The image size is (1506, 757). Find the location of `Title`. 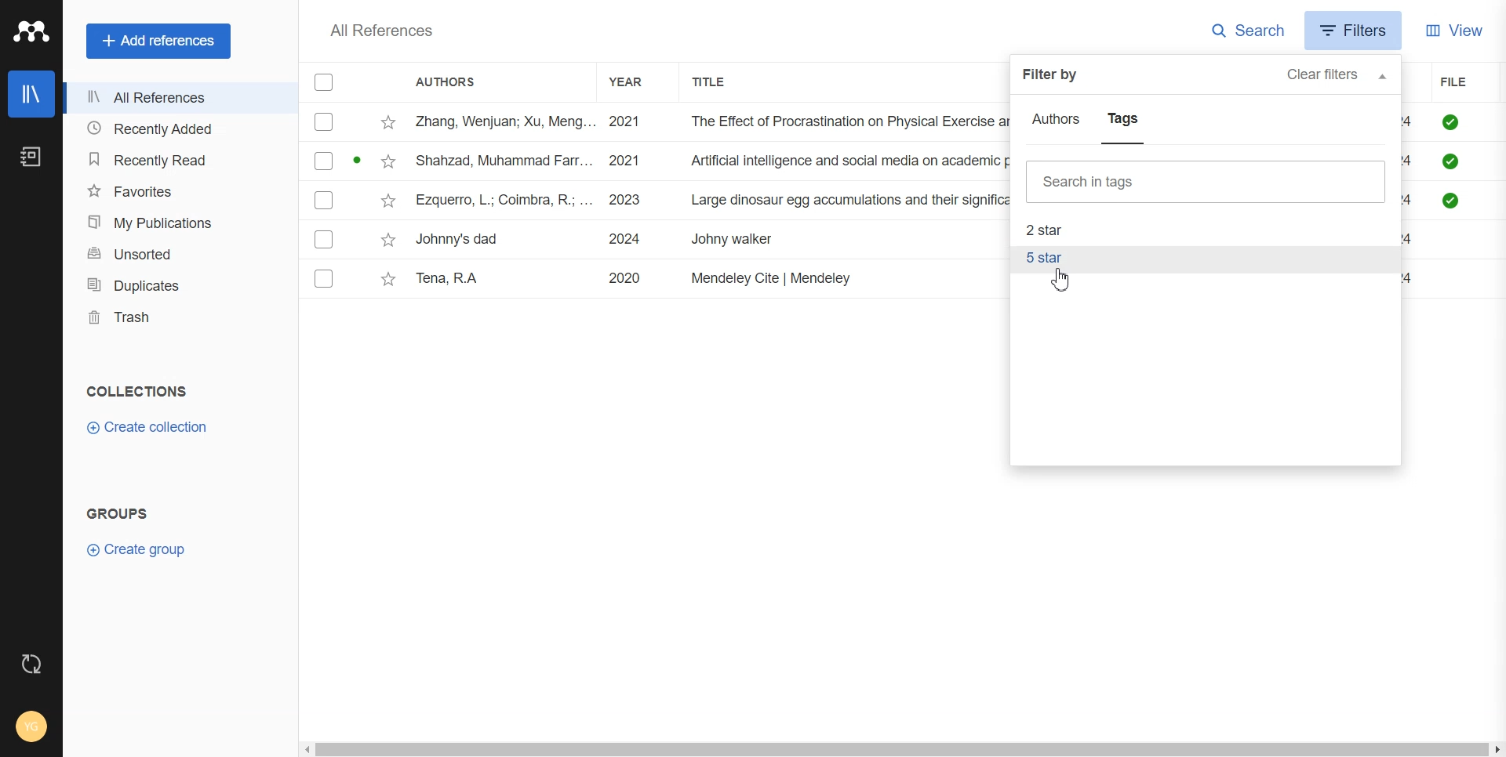

Title is located at coordinates (726, 82).